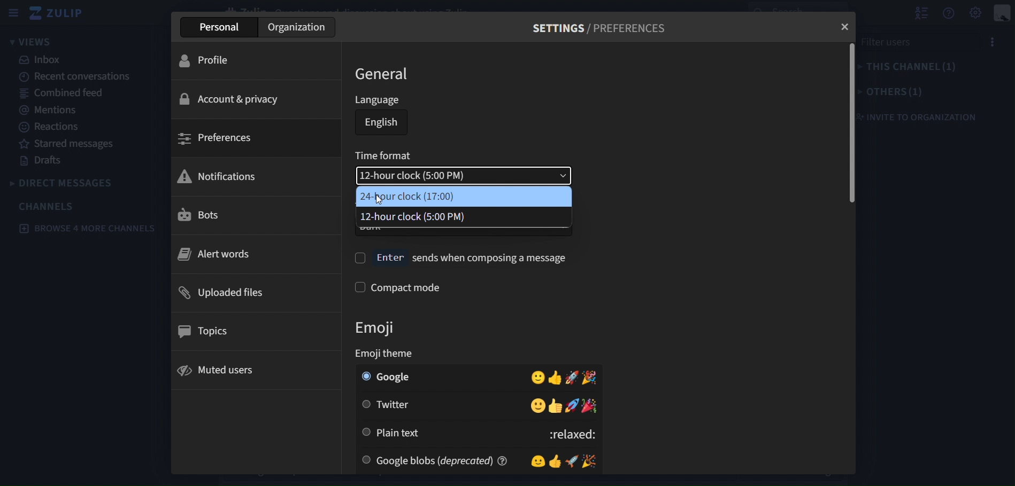 The width and height of the screenshot is (1015, 486). I want to click on this channel(1), so click(911, 67).